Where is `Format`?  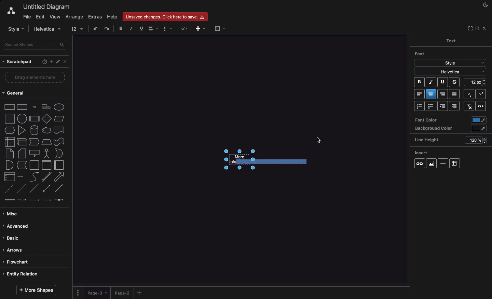 Format is located at coordinates (168, 29).